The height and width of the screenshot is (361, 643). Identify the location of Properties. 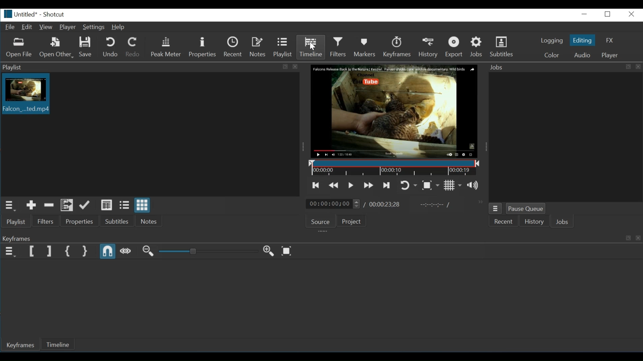
(202, 47).